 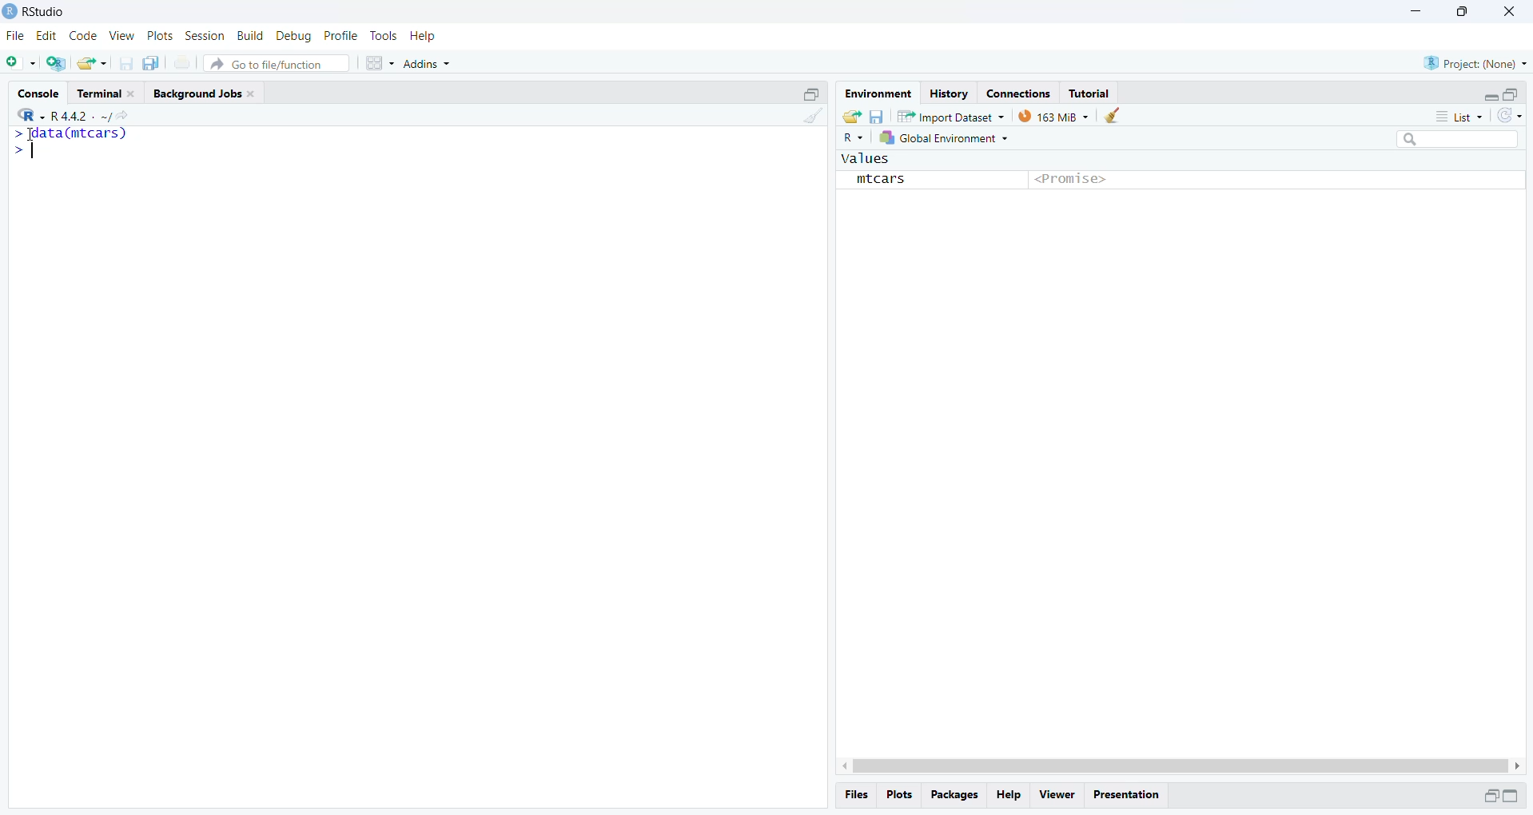 What do you see at coordinates (1511, 10) in the screenshot?
I see `close` at bounding box center [1511, 10].